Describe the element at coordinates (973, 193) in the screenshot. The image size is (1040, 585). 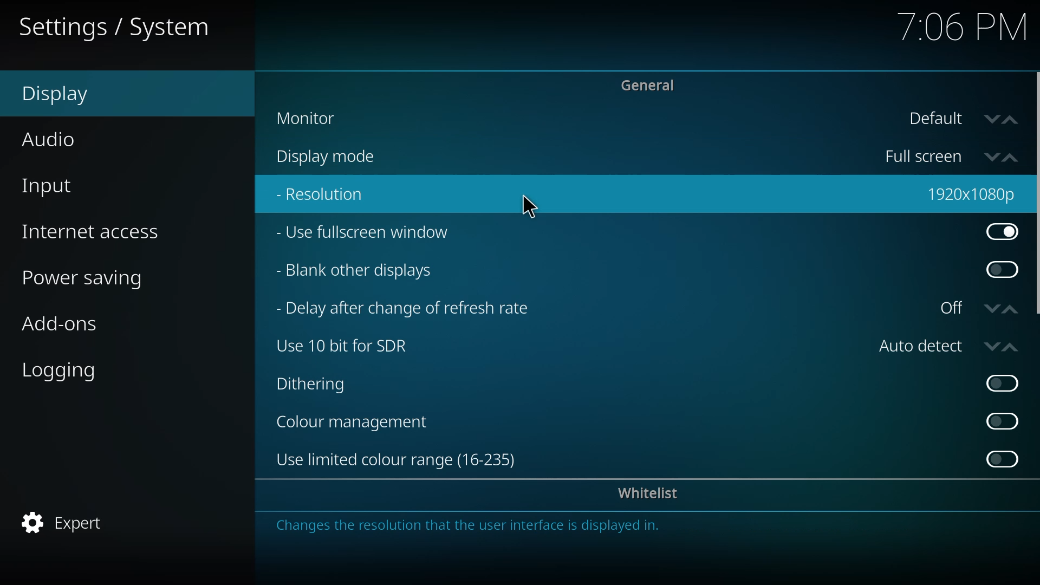
I see `1920*1080p` at that location.